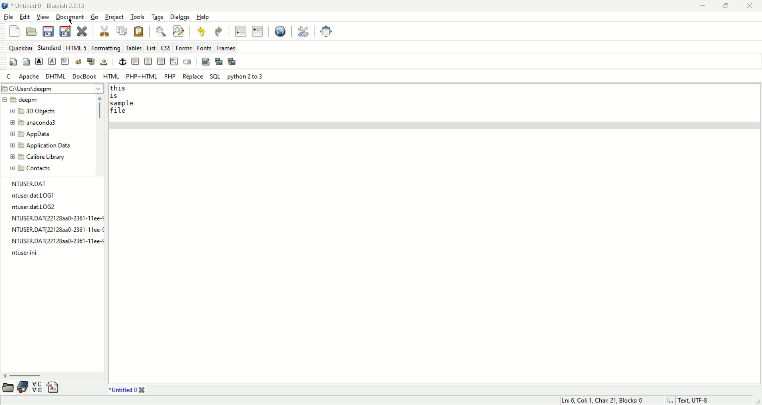 The height and width of the screenshot is (405, 762). Describe the element at coordinates (698, 400) in the screenshot. I see `text, UTF-8` at that location.